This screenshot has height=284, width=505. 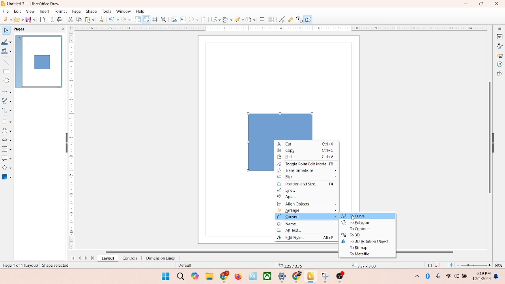 What do you see at coordinates (61, 20) in the screenshot?
I see `print` at bounding box center [61, 20].